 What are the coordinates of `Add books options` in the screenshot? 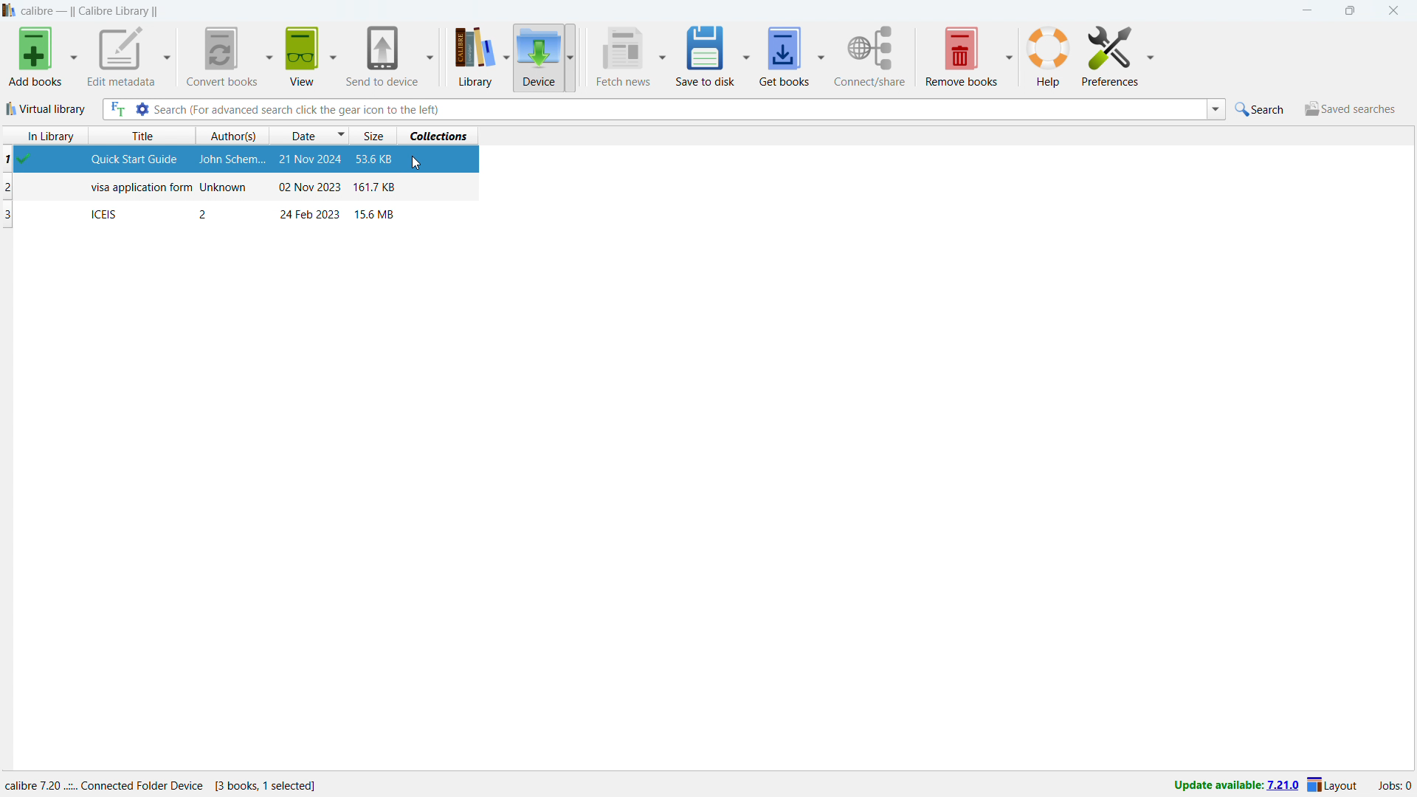 It's located at (74, 57).